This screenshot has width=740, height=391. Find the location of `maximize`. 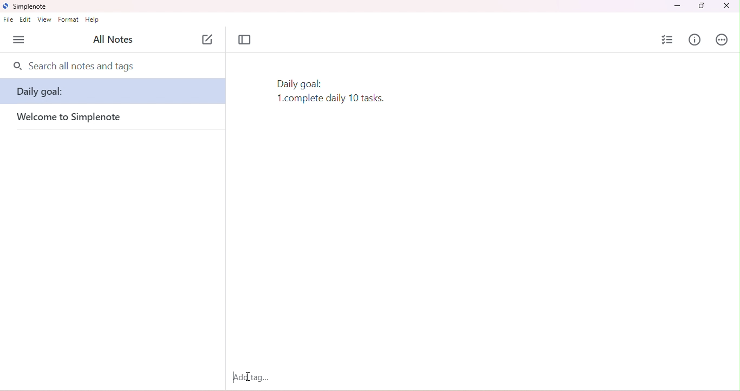

maximize is located at coordinates (702, 6).